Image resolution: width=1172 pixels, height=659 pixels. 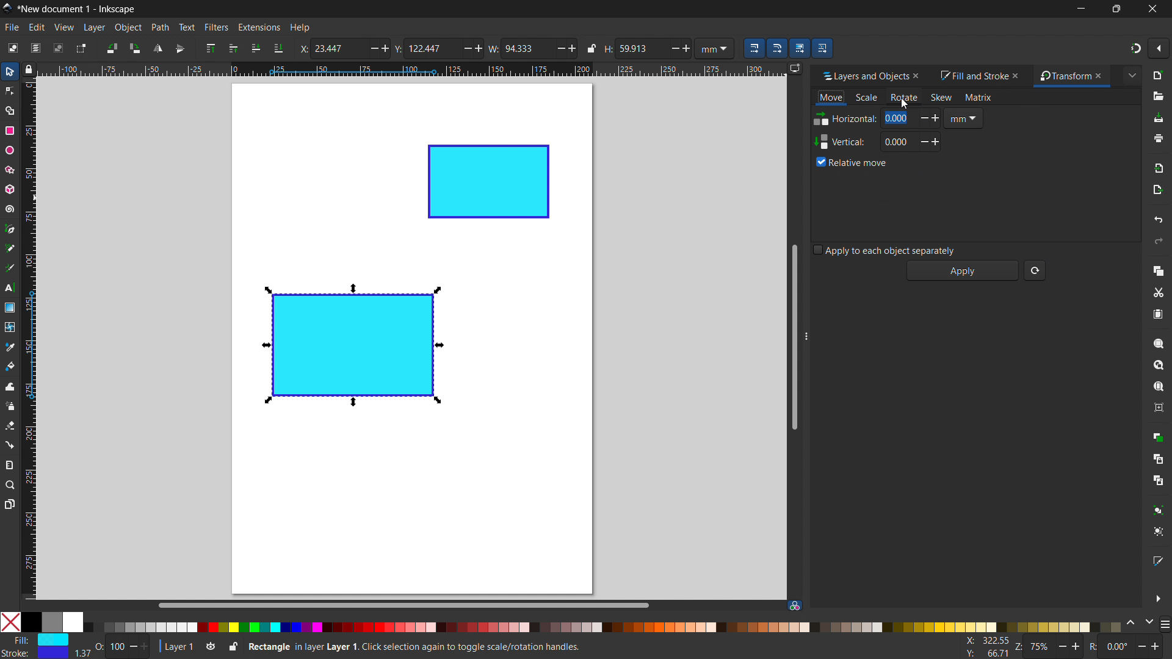 What do you see at coordinates (110, 48) in the screenshot?
I see `rotate 90 ccw` at bounding box center [110, 48].